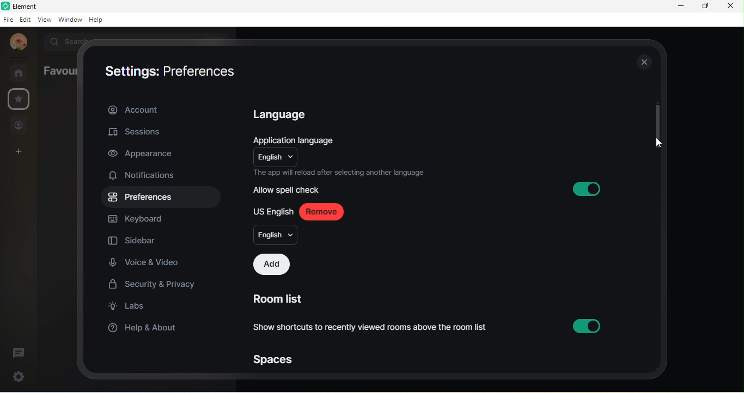  What do you see at coordinates (19, 153) in the screenshot?
I see `add space` at bounding box center [19, 153].